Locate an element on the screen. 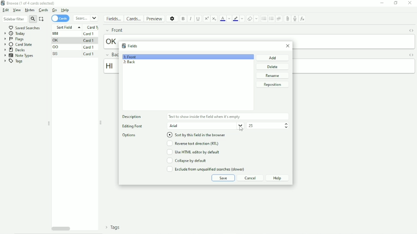 The width and height of the screenshot is (417, 234). Saved searches is located at coordinates (27, 27).